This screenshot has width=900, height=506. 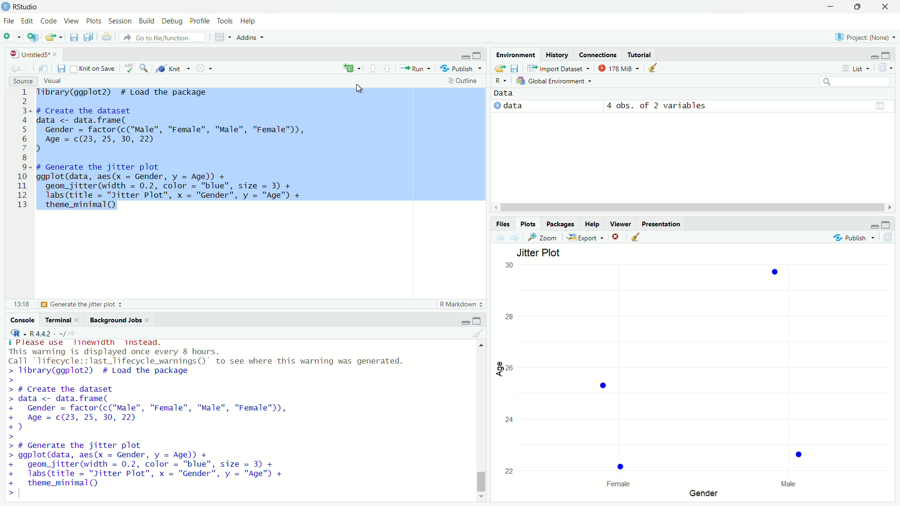 I want to click on view the current working directory, so click(x=76, y=333).